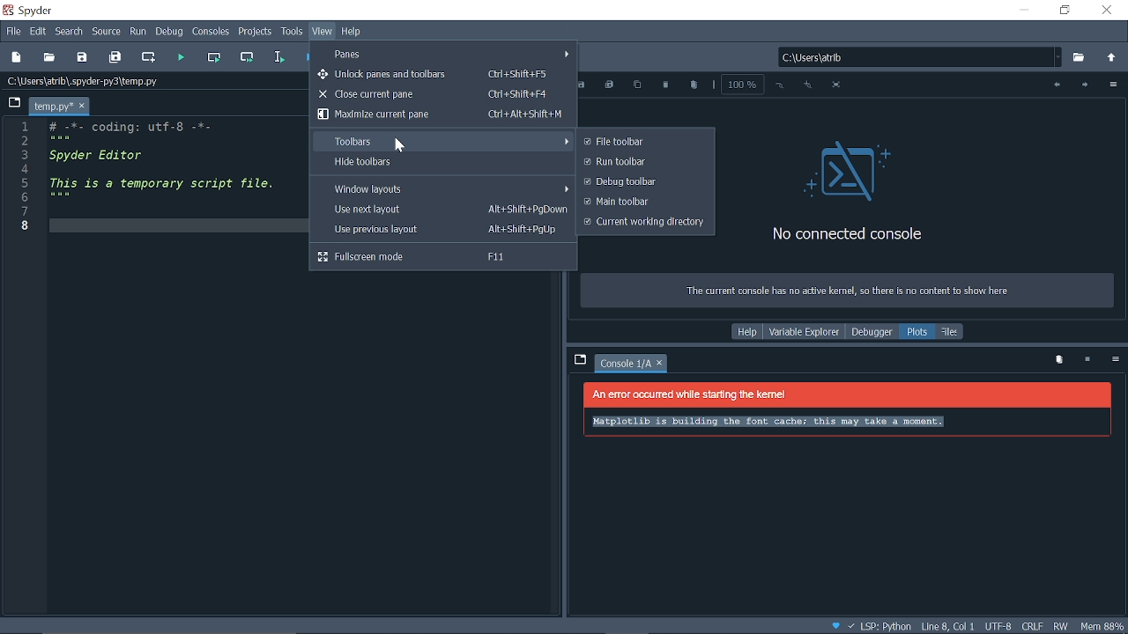 The height and width of the screenshot is (634, 1128). Describe the element at coordinates (1059, 360) in the screenshot. I see `Remove all variable from namepace` at that location.